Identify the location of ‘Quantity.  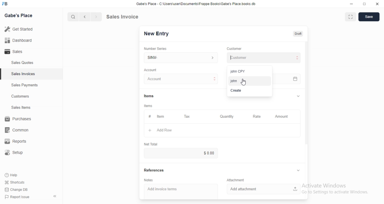
(226, 116).